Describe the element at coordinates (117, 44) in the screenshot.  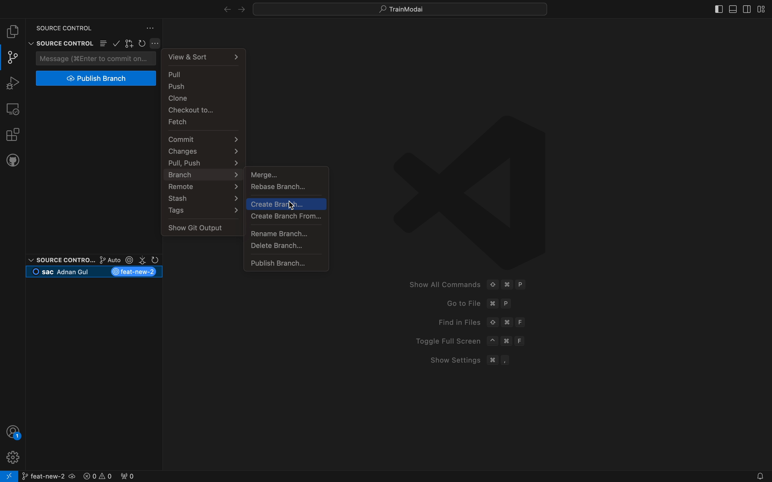
I see `confirm` at that location.